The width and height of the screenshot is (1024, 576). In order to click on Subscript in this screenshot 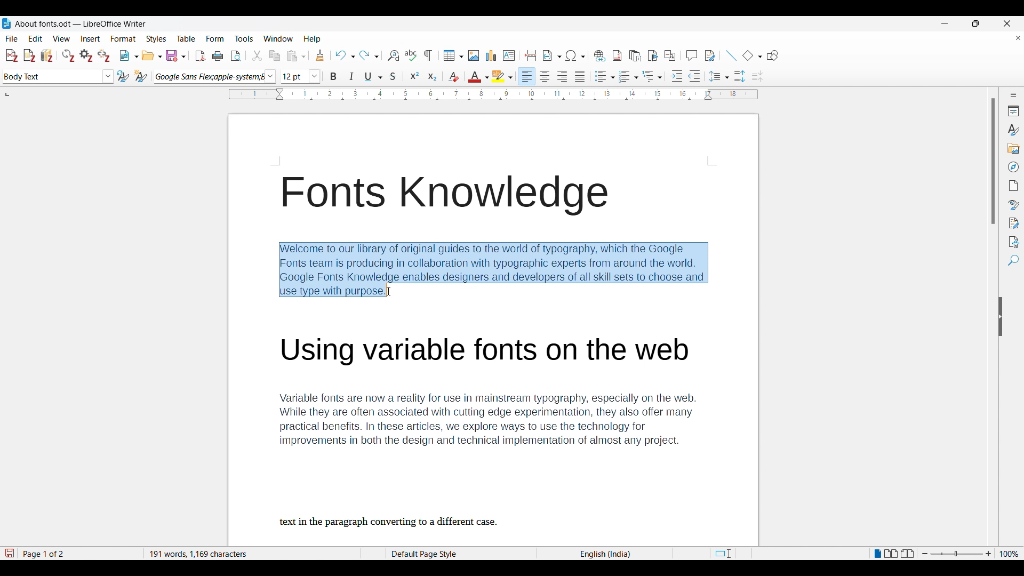, I will do `click(433, 76)`.